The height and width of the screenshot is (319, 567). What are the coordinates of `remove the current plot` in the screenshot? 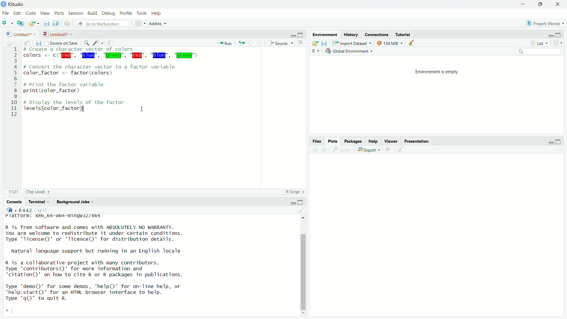 It's located at (387, 149).